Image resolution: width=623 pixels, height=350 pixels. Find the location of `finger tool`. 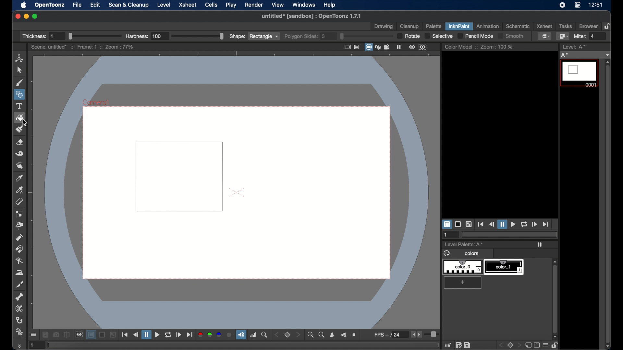

finger tool is located at coordinates (19, 166).